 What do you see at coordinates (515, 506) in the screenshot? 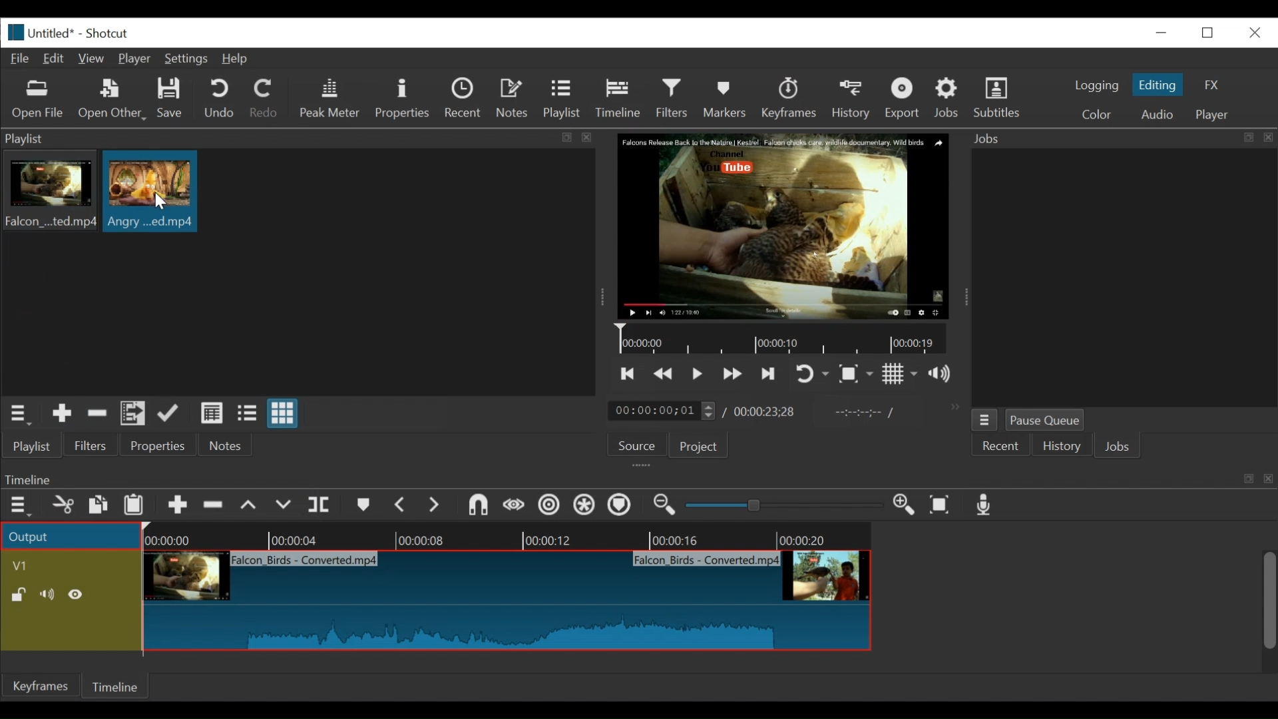
I see `scrub while dragging` at bounding box center [515, 506].